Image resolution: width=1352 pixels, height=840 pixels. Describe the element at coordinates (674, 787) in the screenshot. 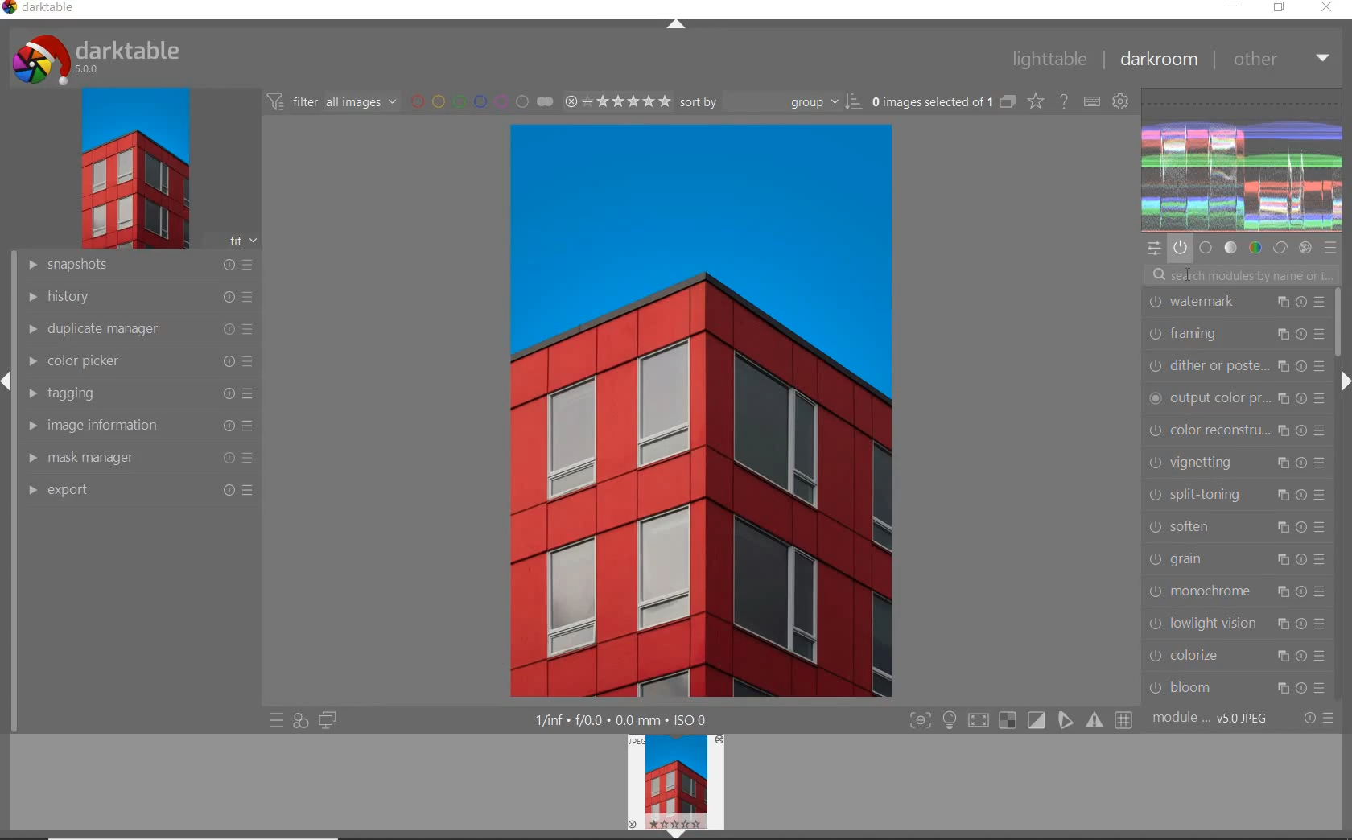

I see `image preview` at that location.